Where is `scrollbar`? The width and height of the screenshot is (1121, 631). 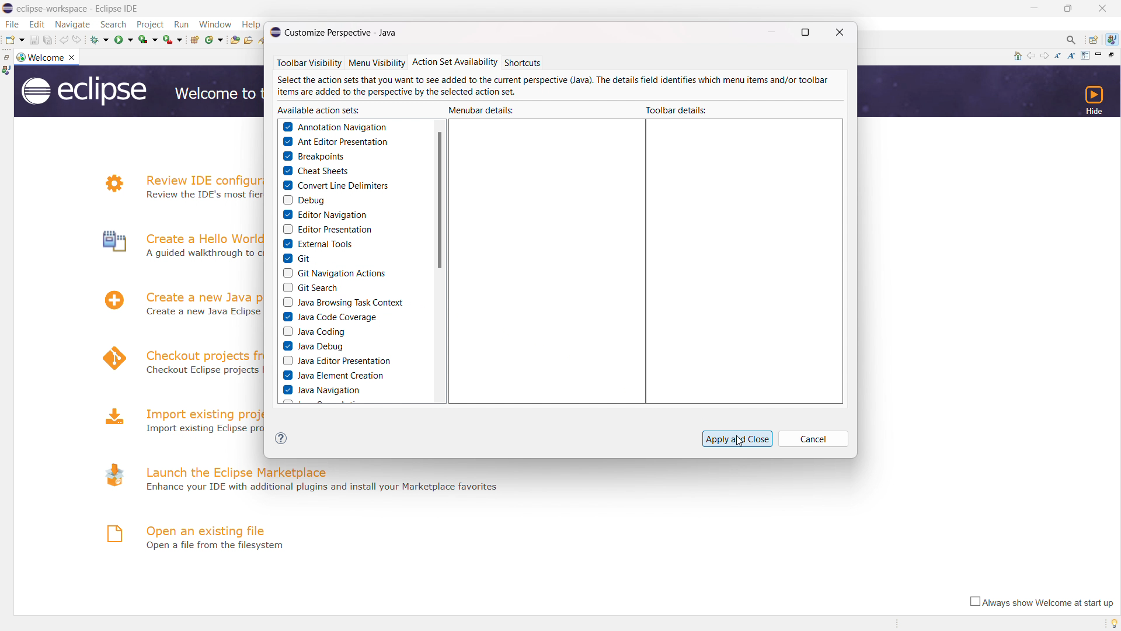 scrollbar is located at coordinates (440, 200).